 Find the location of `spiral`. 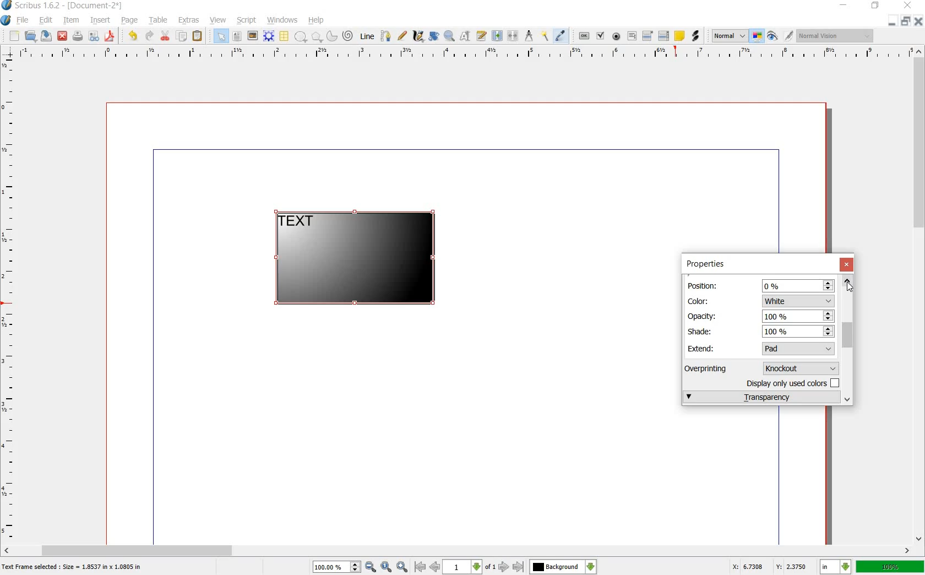

spiral is located at coordinates (349, 35).